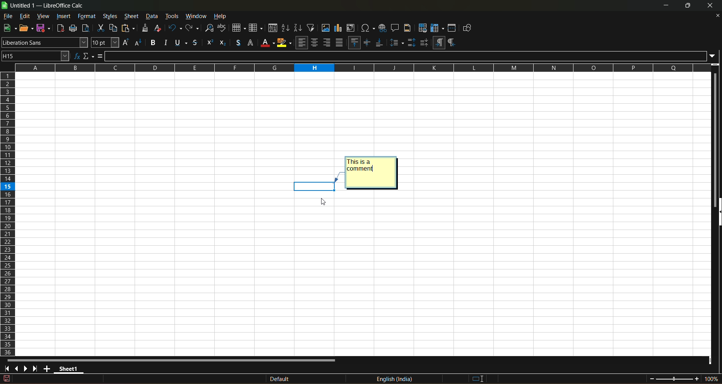 The image size is (722, 384). What do you see at coordinates (115, 379) in the screenshot?
I see `The document has been modified.Click to save the document.` at bounding box center [115, 379].